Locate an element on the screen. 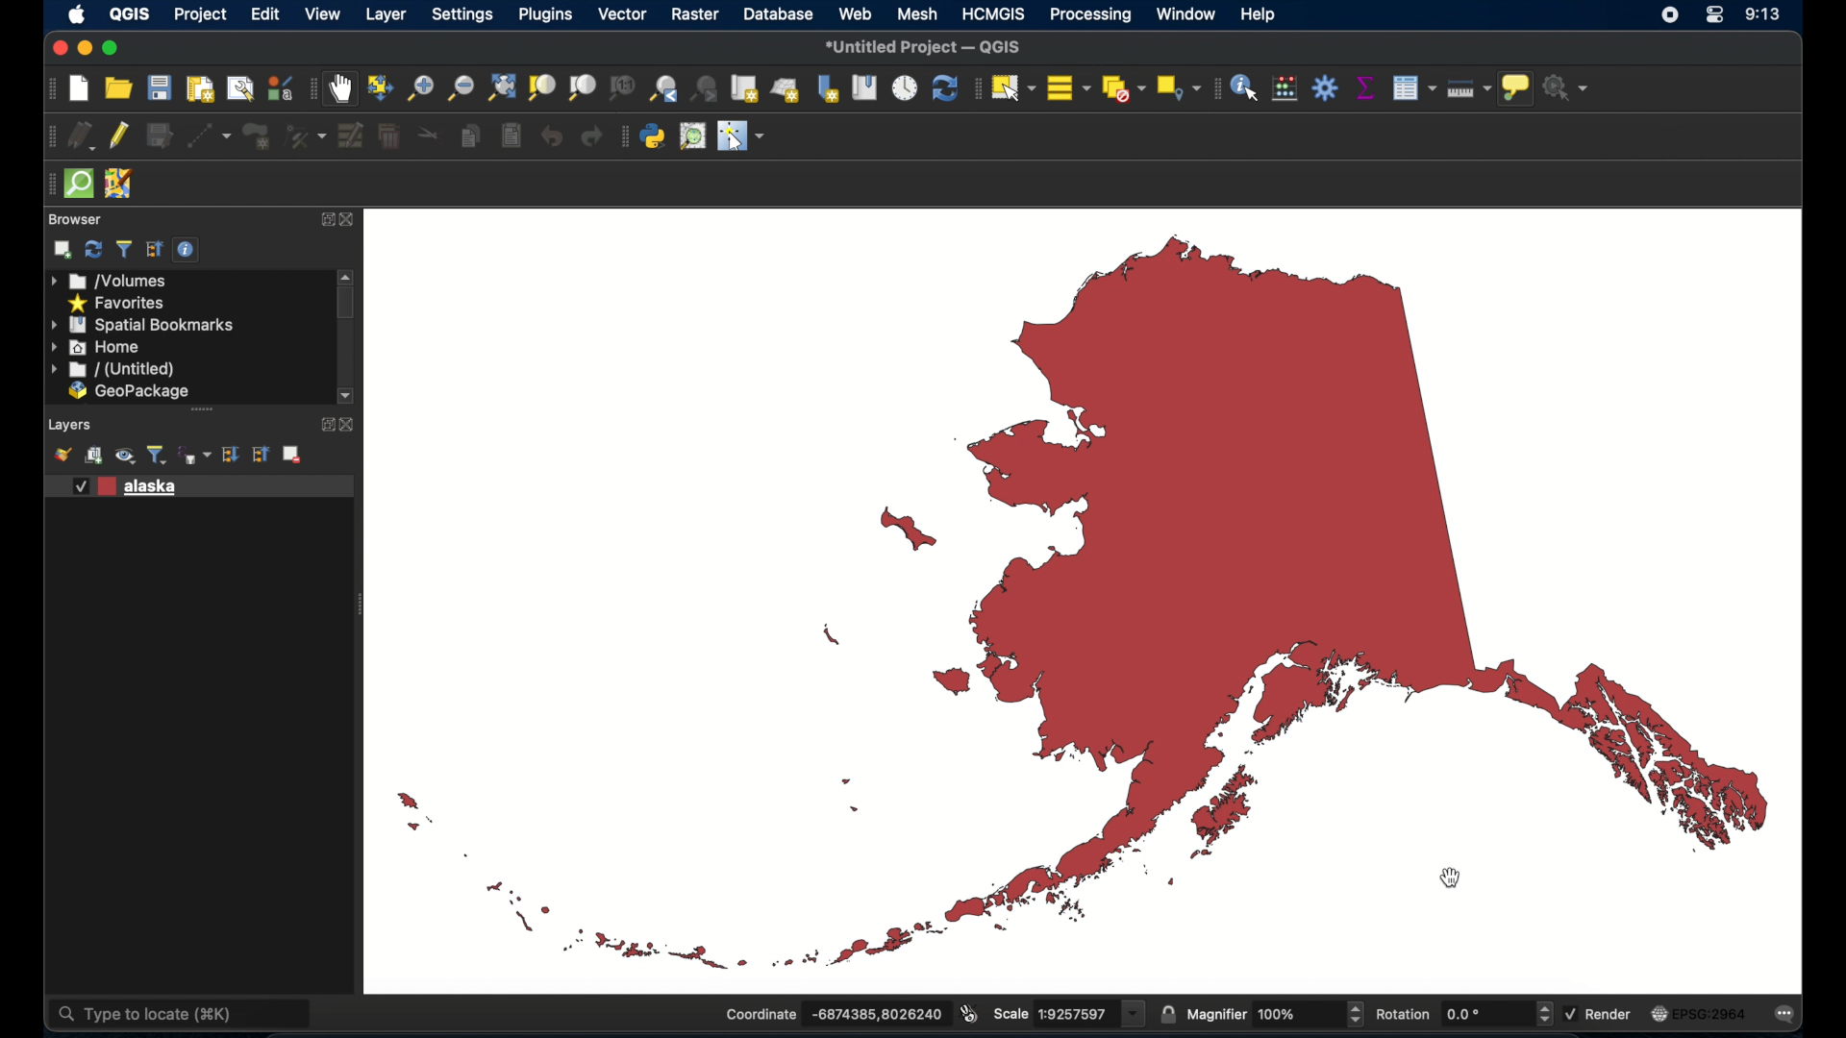  add group is located at coordinates (93, 457).